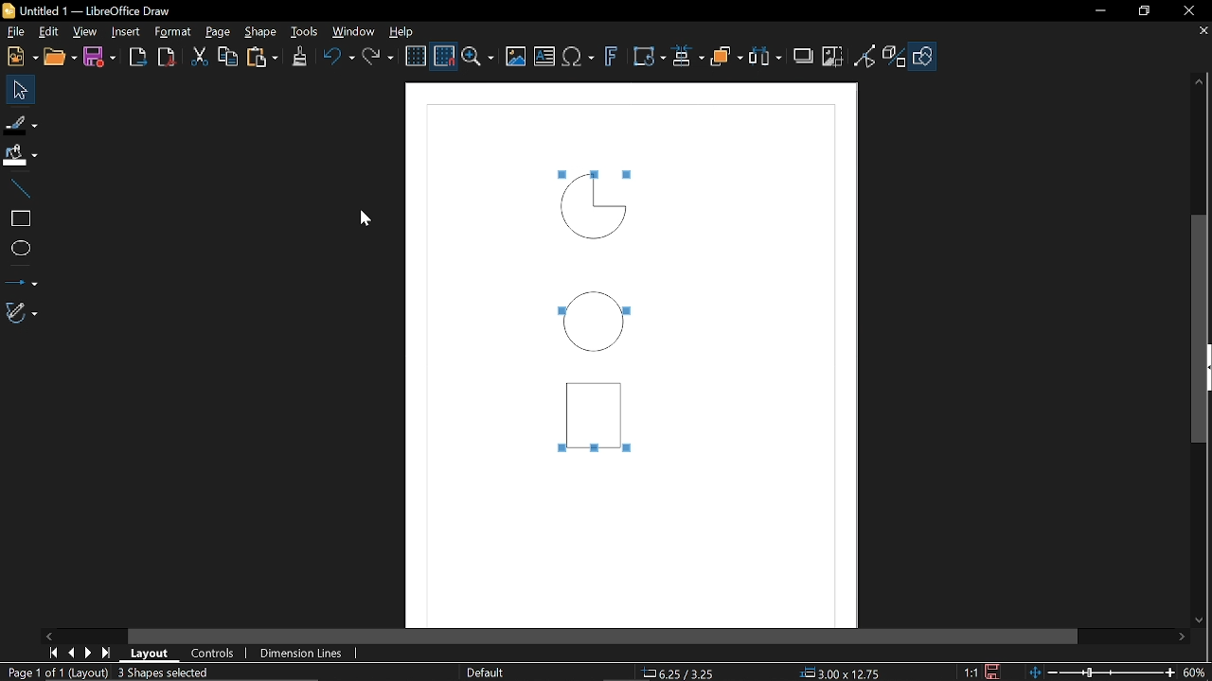  Describe the element at coordinates (864, 55) in the screenshot. I see `Toggle view` at that location.